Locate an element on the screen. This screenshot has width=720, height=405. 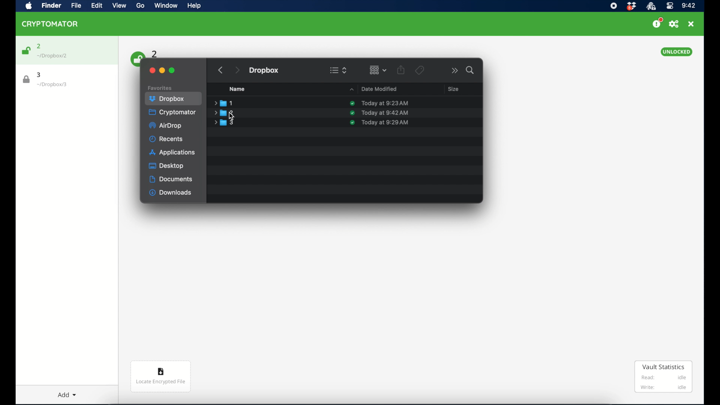
time is located at coordinates (688, 6).